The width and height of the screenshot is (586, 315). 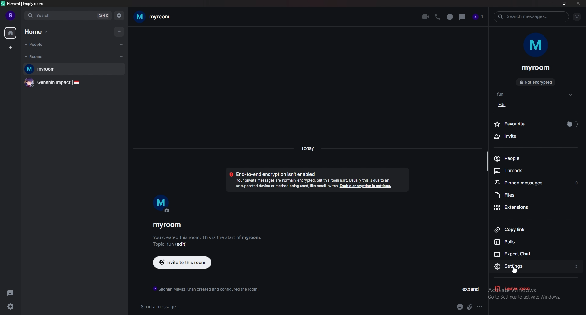 What do you see at coordinates (536, 158) in the screenshot?
I see `people` at bounding box center [536, 158].